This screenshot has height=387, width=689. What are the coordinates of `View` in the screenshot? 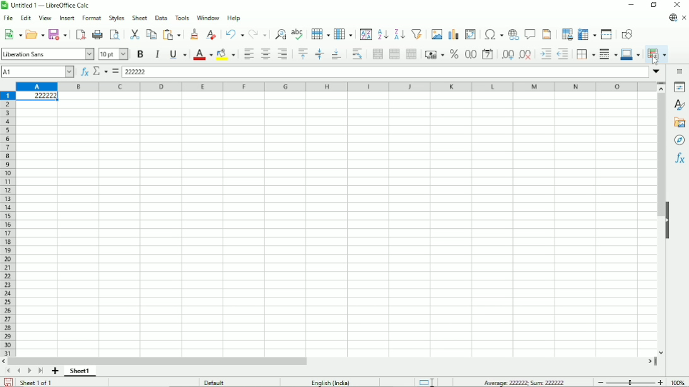 It's located at (45, 18).